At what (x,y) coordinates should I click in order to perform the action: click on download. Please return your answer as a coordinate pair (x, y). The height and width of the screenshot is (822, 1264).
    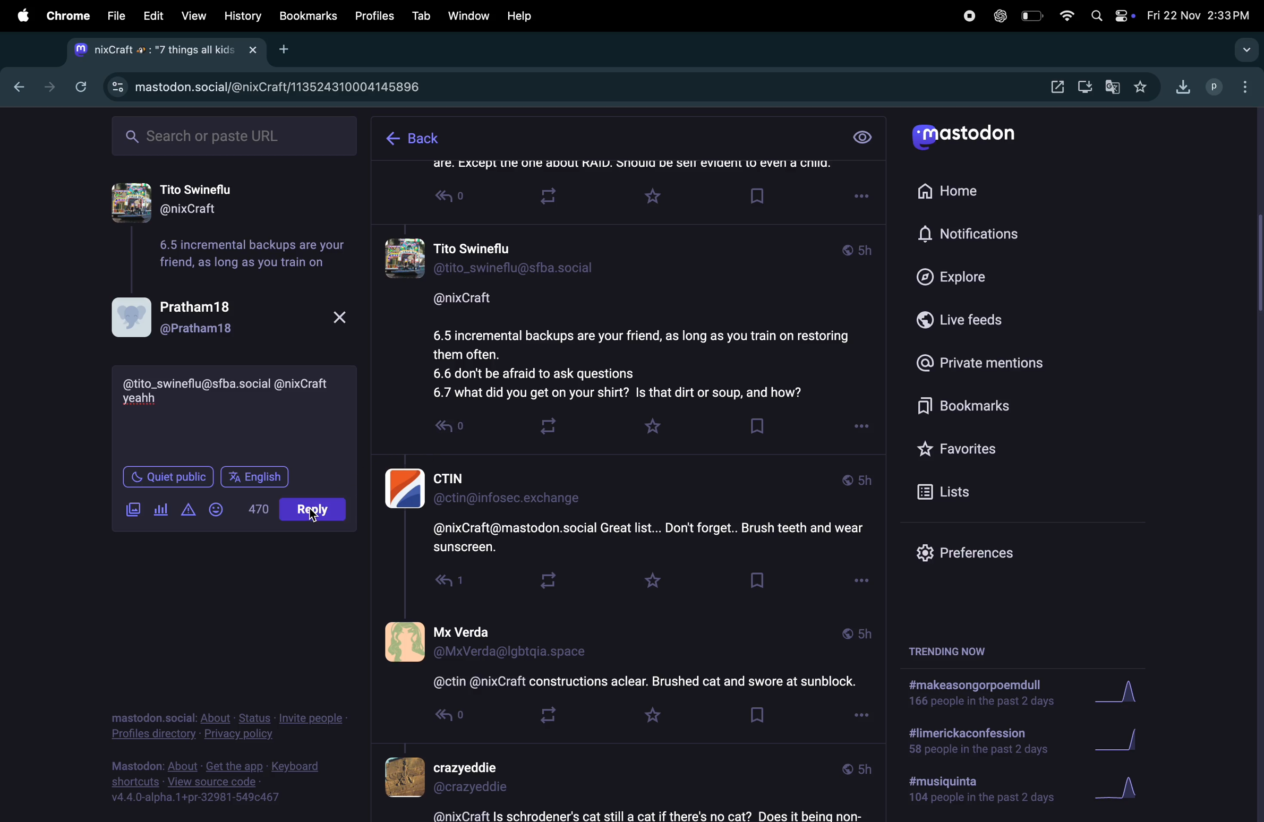
    Looking at the image, I should click on (1181, 89).